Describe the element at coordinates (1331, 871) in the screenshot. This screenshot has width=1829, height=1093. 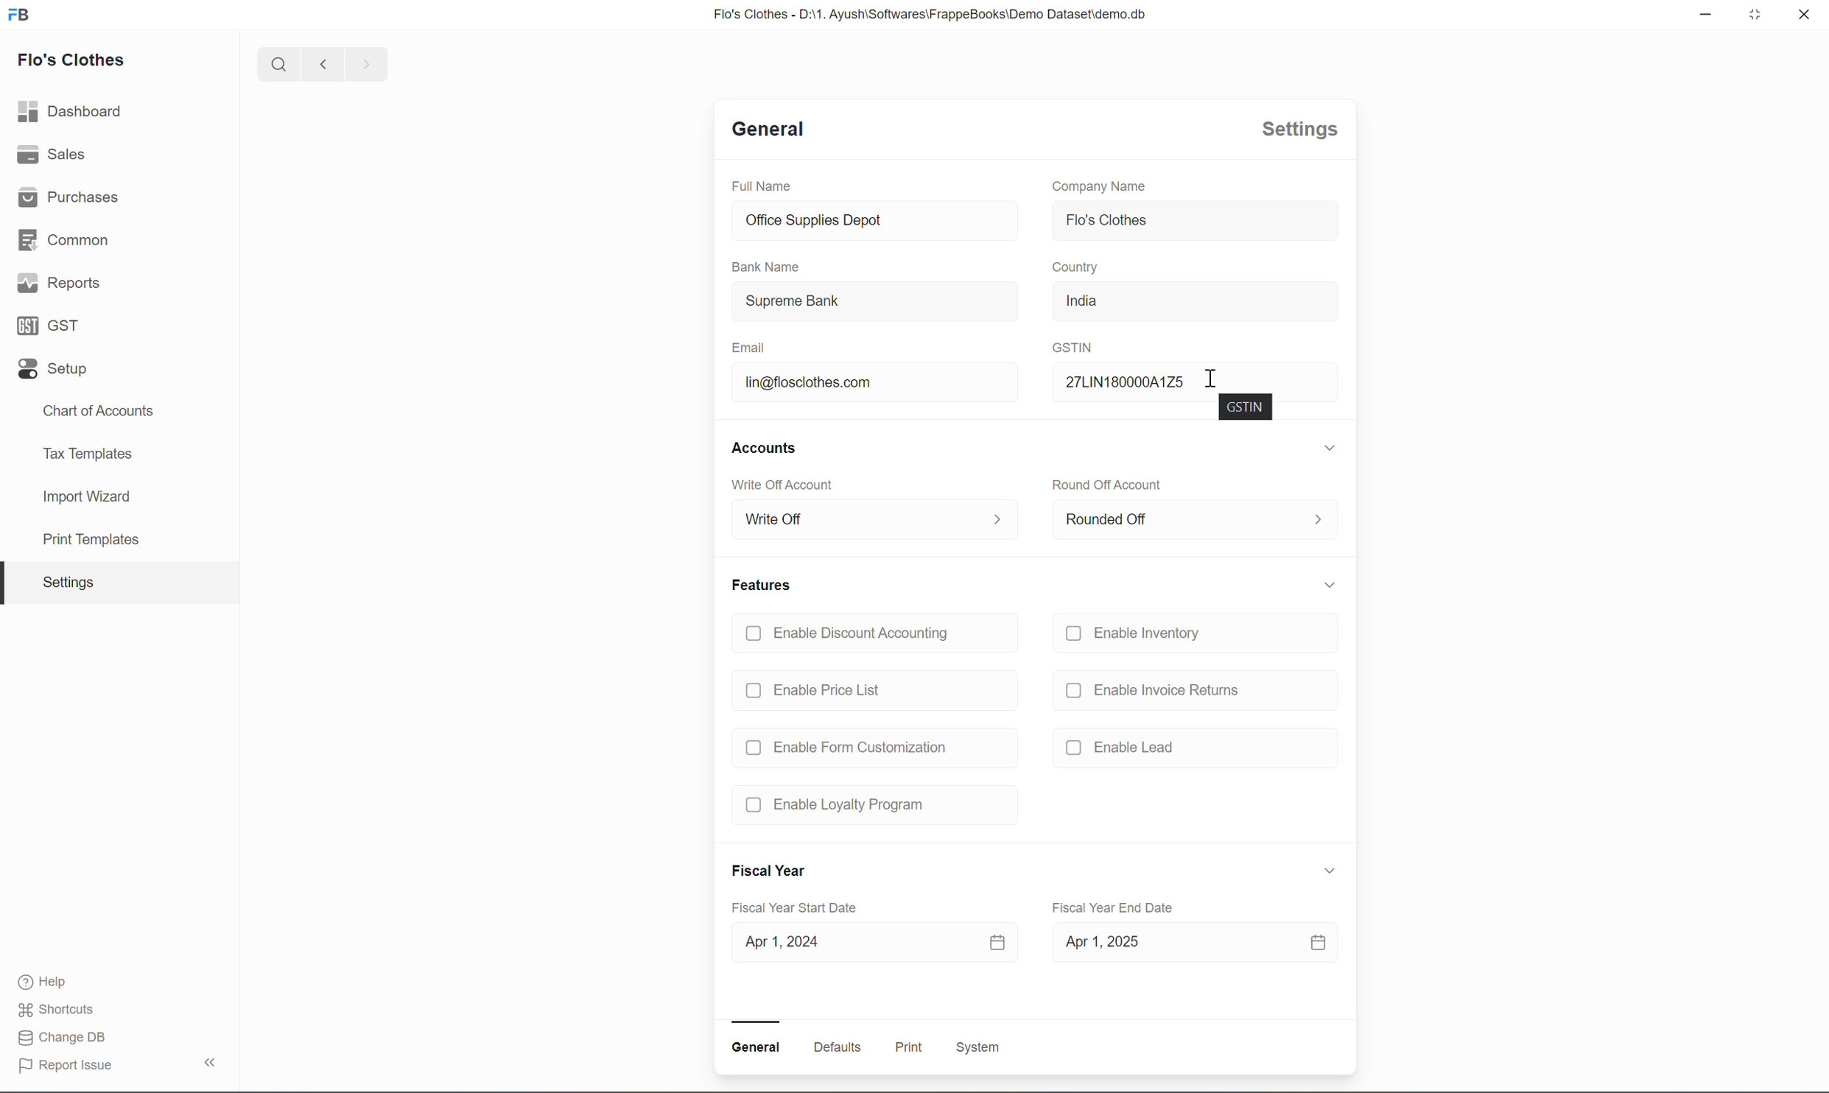
I see `Expand/collapse` at that location.